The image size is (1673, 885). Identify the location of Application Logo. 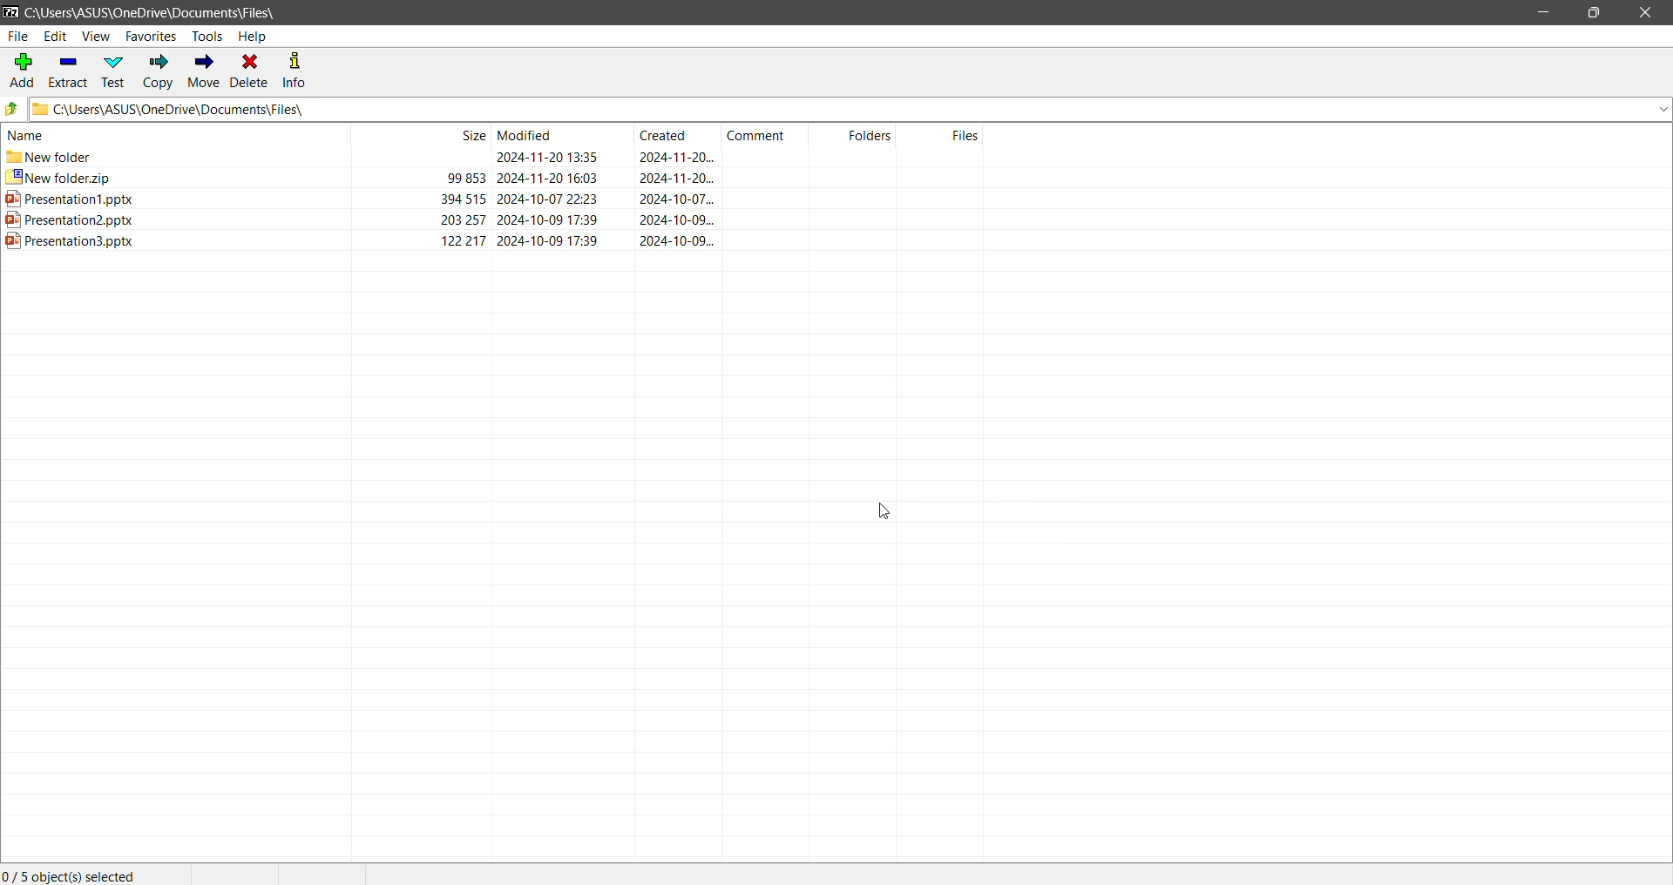
(10, 10).